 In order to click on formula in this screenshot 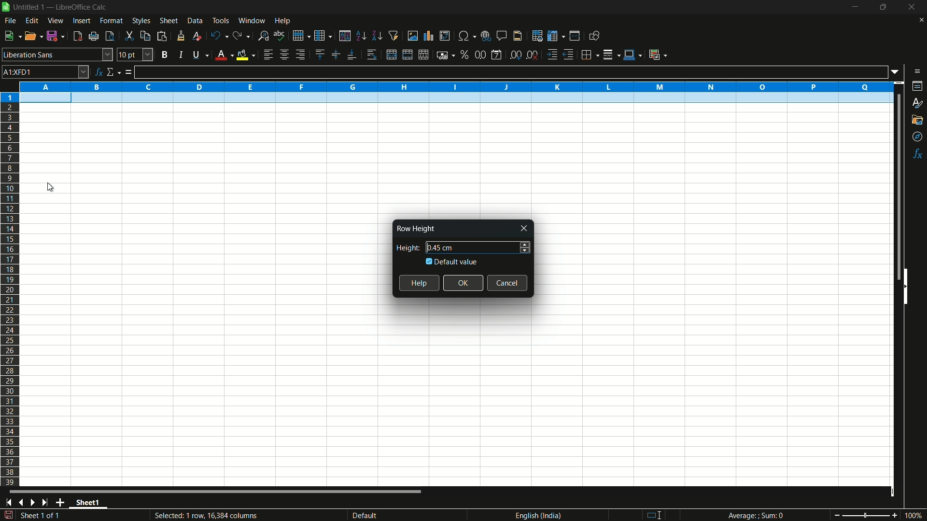, I will do `click(128, 73)`.